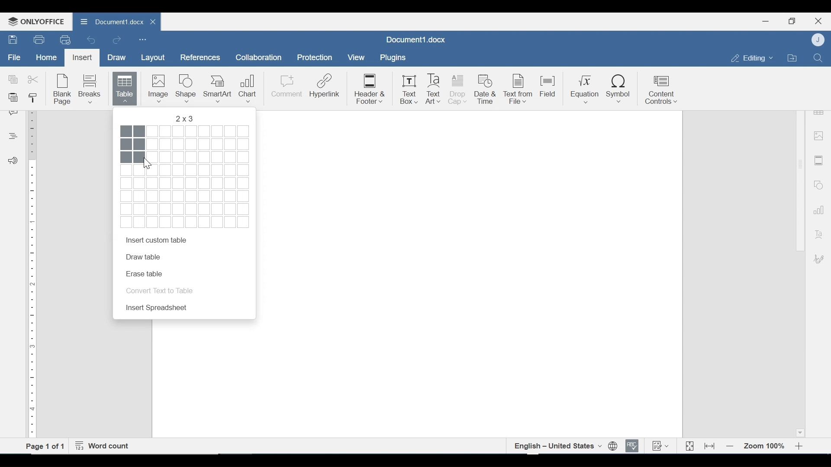 The height and width of the screenshot is (467, 831). What do you see at coordinates (45, 446) in the screenshot?
I see `Page 1 of 1` at bounding box center [45, 446].